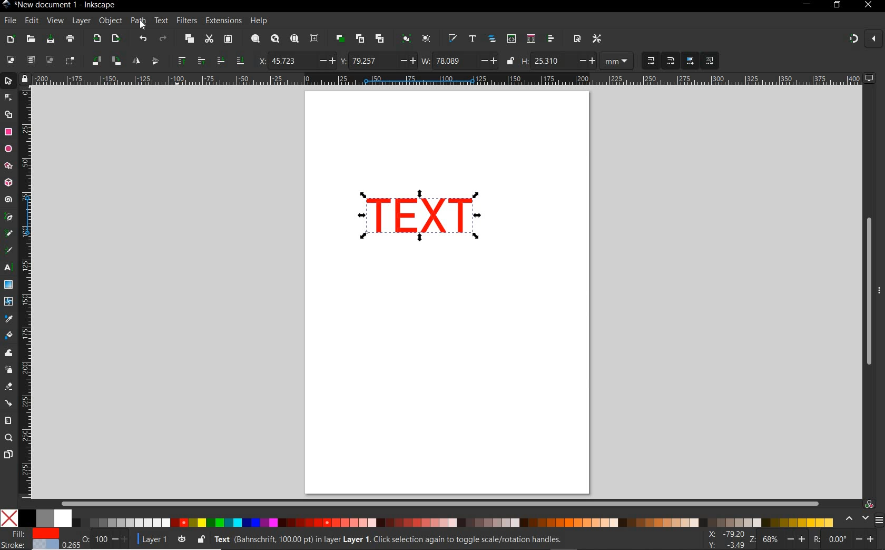 Image resolution: width=885 pixels, height=550 pixels. What do you see at coordinates (8, 200) in the screenshot?
I see `SPIRAL TOOL` at bounding box center [8, 200].